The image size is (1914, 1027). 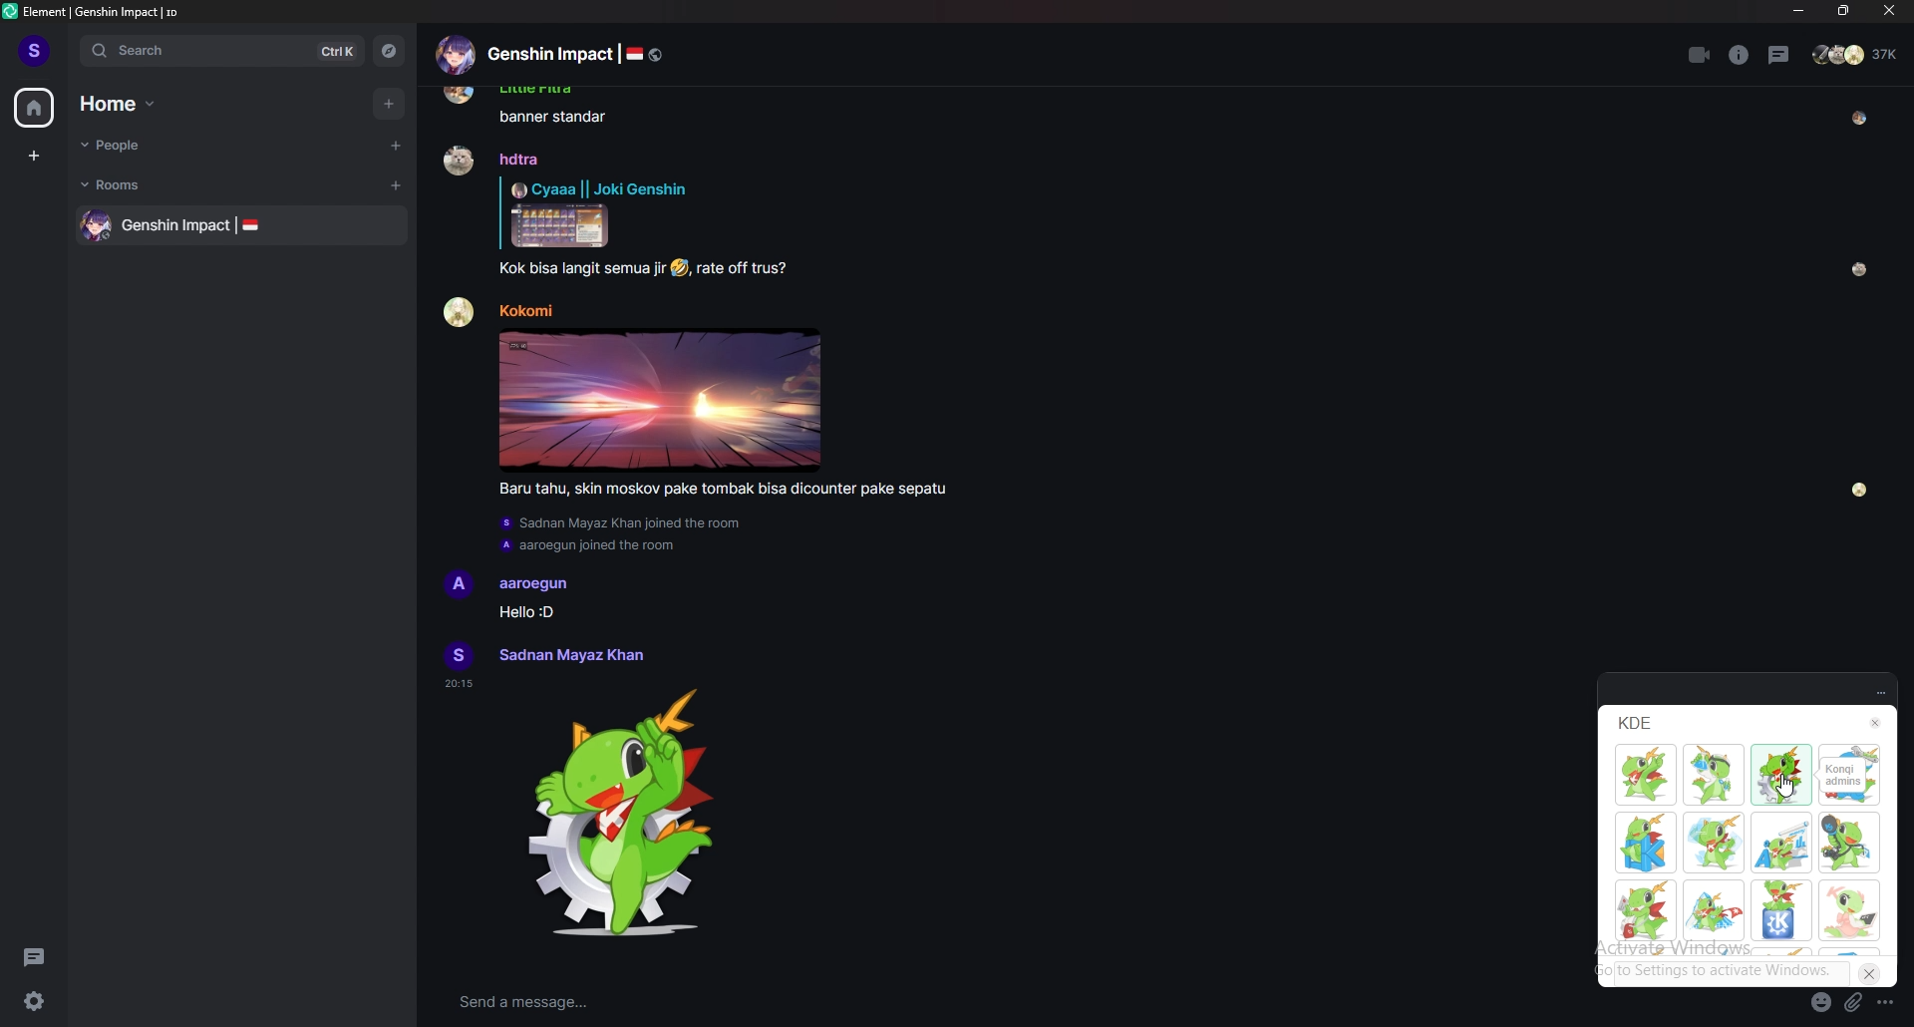 I want to click on Baru tahu, skin moskov pake tombak bisa dicounter pake sepatu, so click(x=722, y=490).